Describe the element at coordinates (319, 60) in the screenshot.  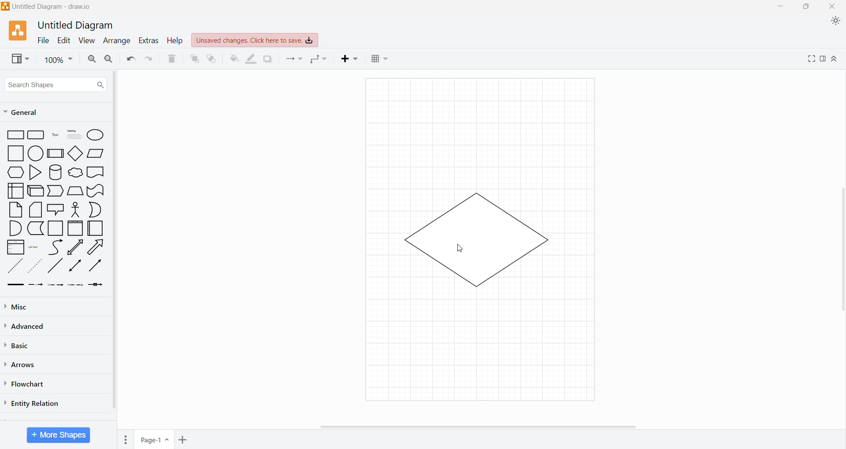
I see `Waypoints` at that location.